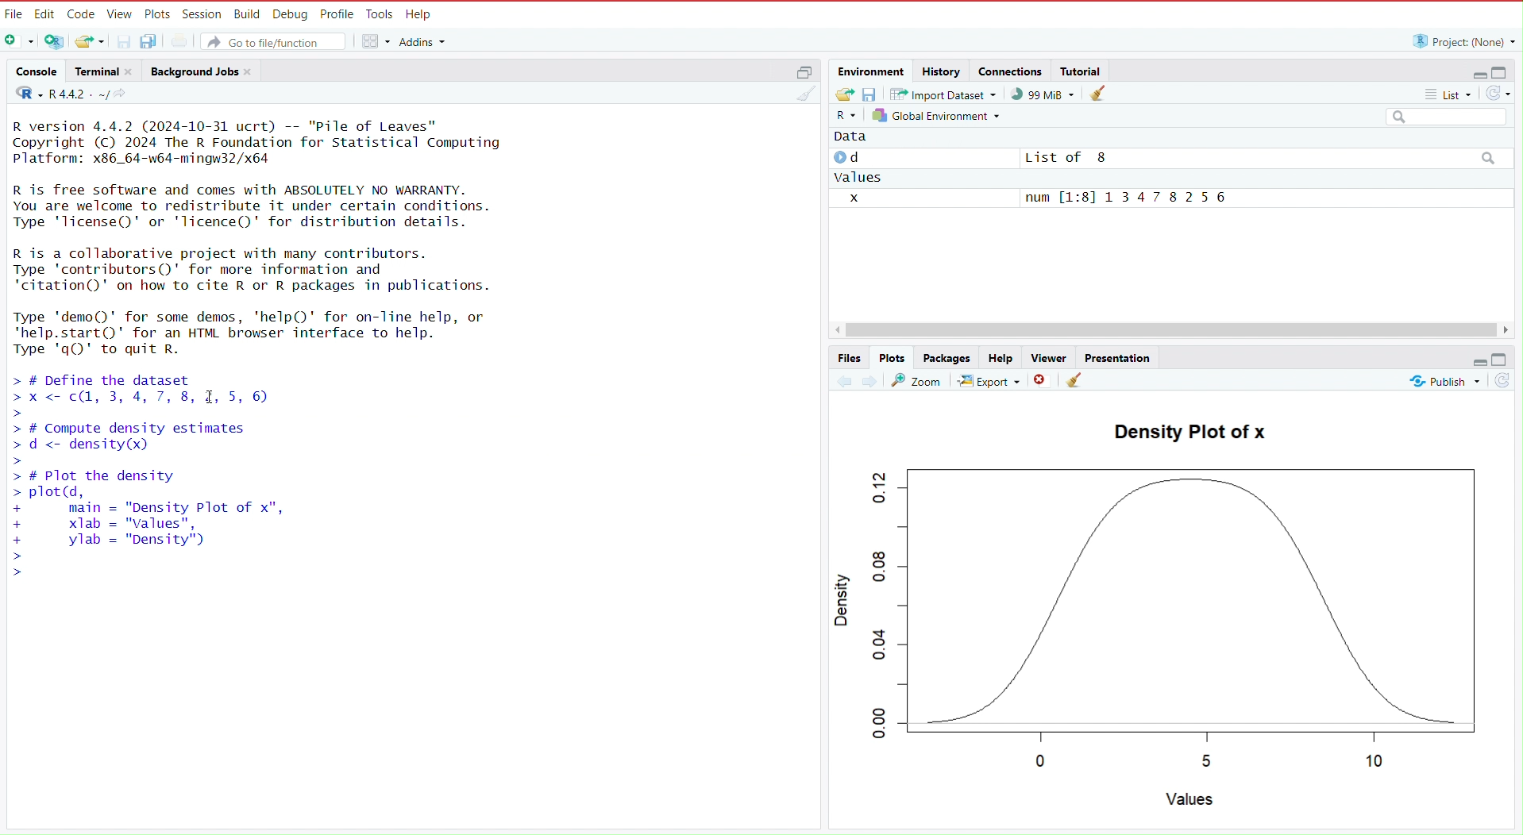 This screenshot has width=1523, height=835. Describe the element at coordinates (1508, 382) in the screenshot. I see `refresh current plot` at that location.